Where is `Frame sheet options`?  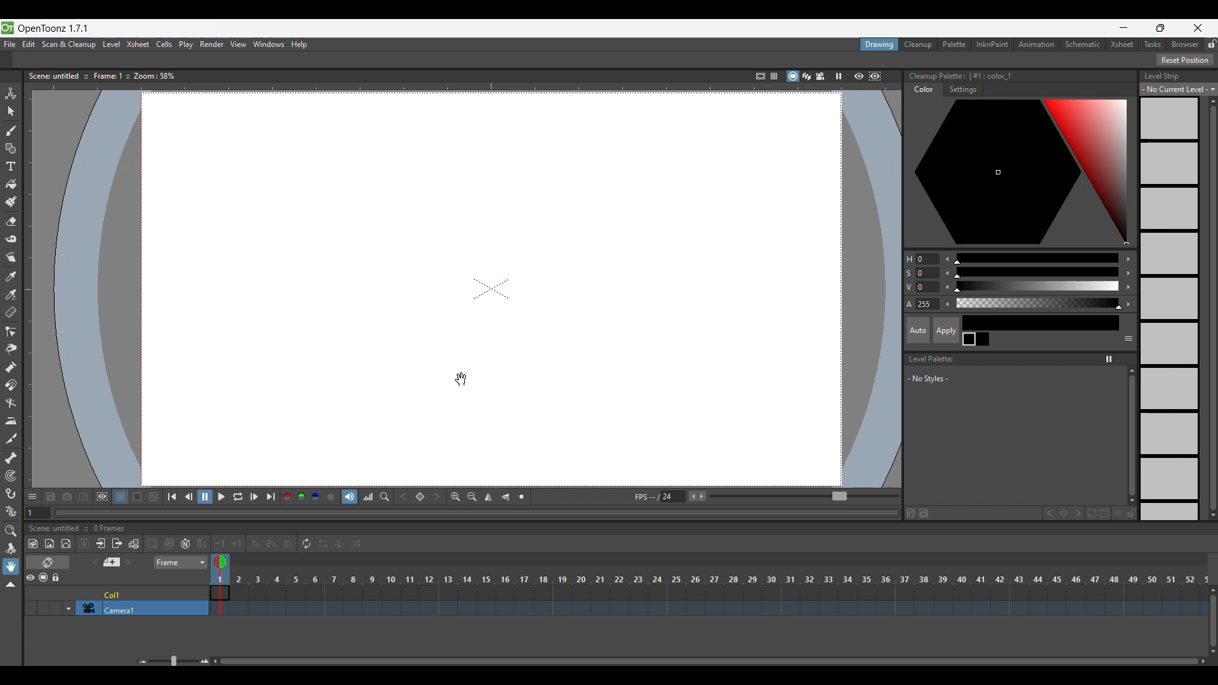
Frame sheet options is located at coordinates (181, 563).